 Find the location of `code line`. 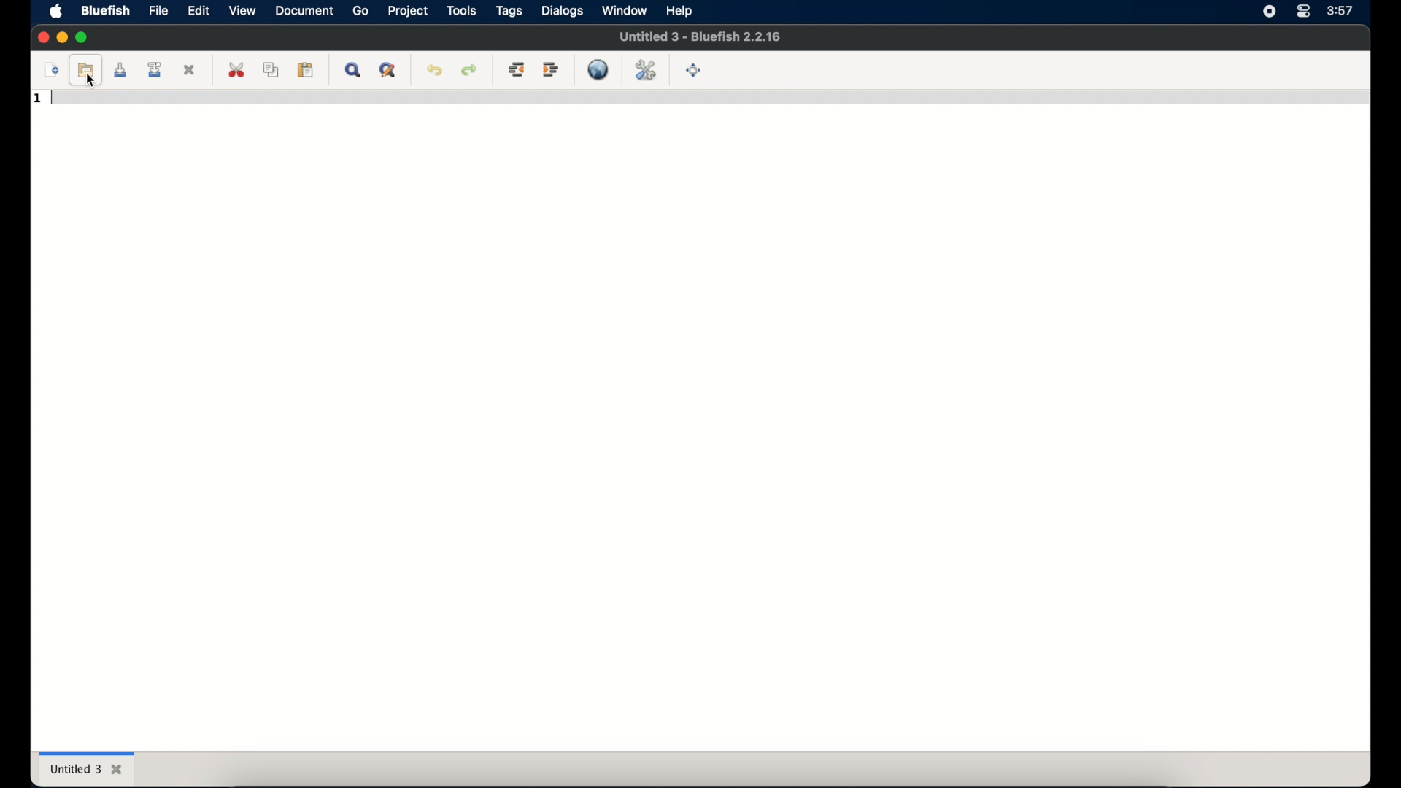

code line is located at coordinates (708, 100).